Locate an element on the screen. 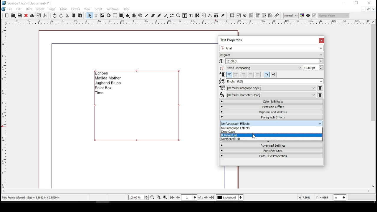 Image resolution: width=377 pixels, height=212 pixels. text annotation is located at coordinates (270, 15).